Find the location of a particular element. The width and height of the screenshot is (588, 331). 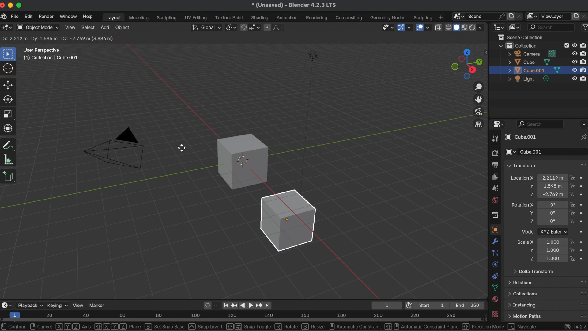

object mode drop down is located at coordinates (37, 28).